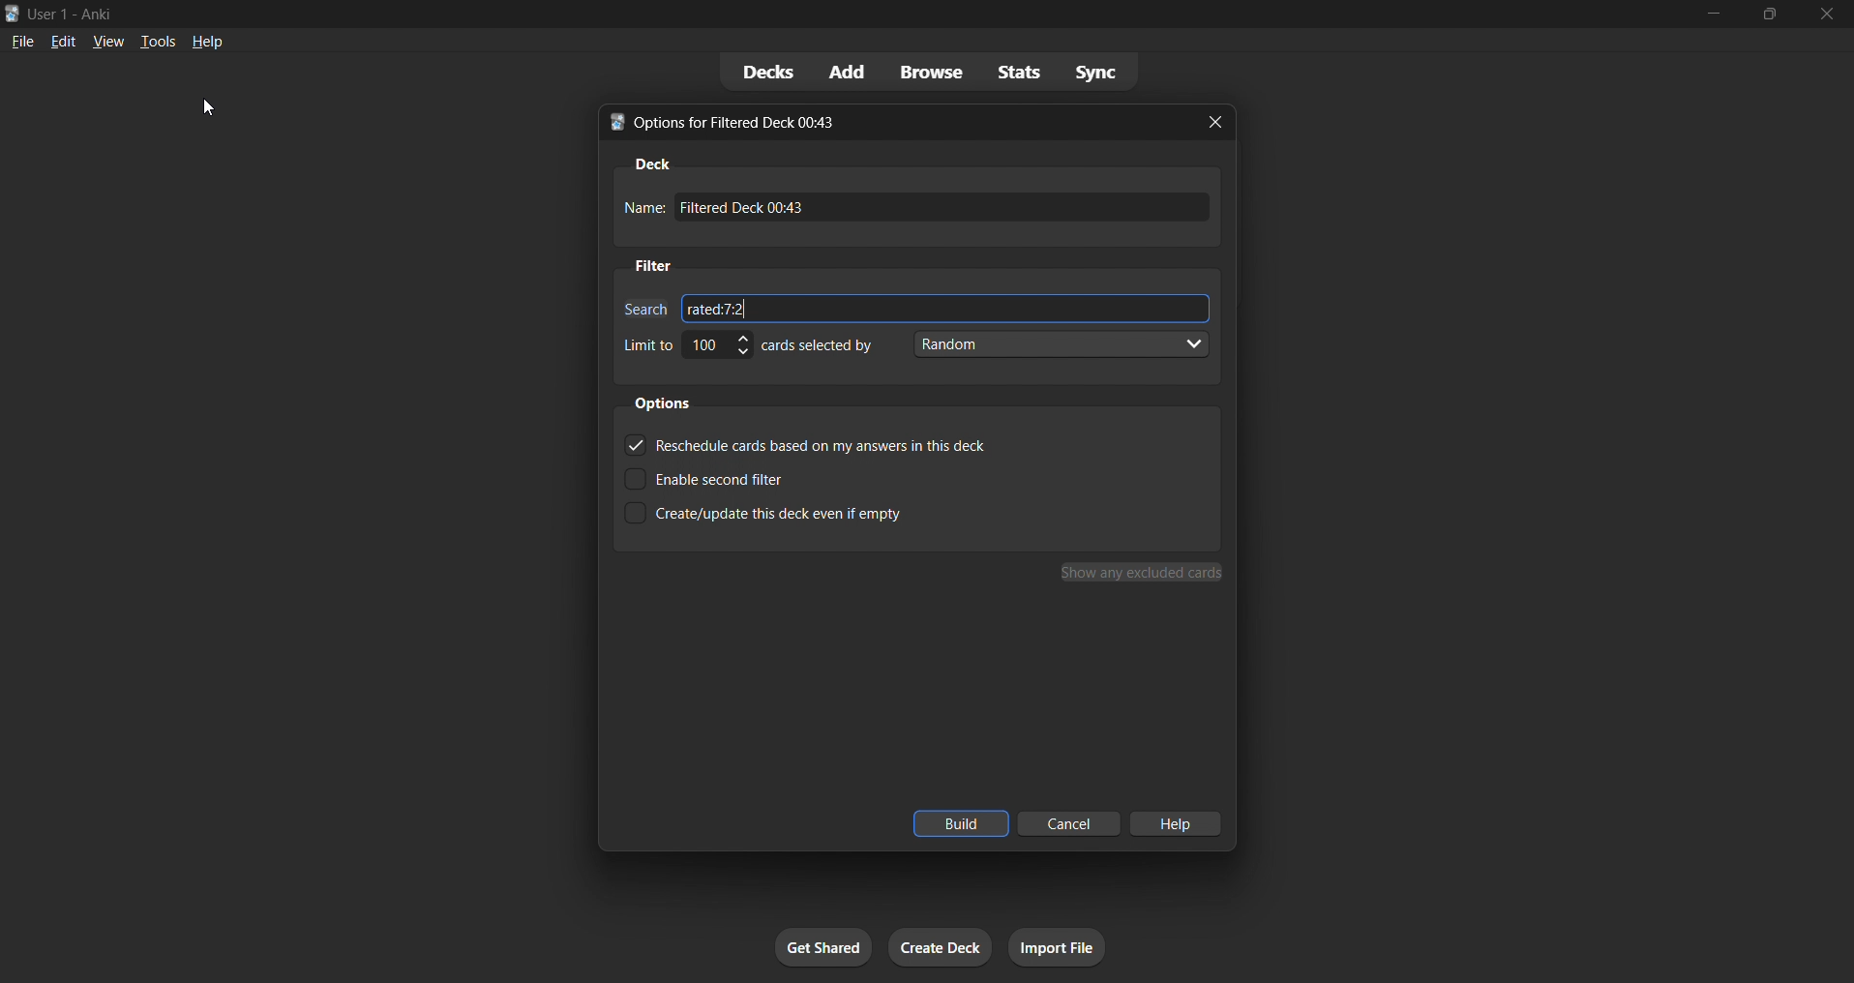 Image resolution: width=1854 pixels, height=983 pixels. What do you see at coordinates (957, 306) in the screenshot?
I see `rated:7:2` at bounding box center [957, 306].